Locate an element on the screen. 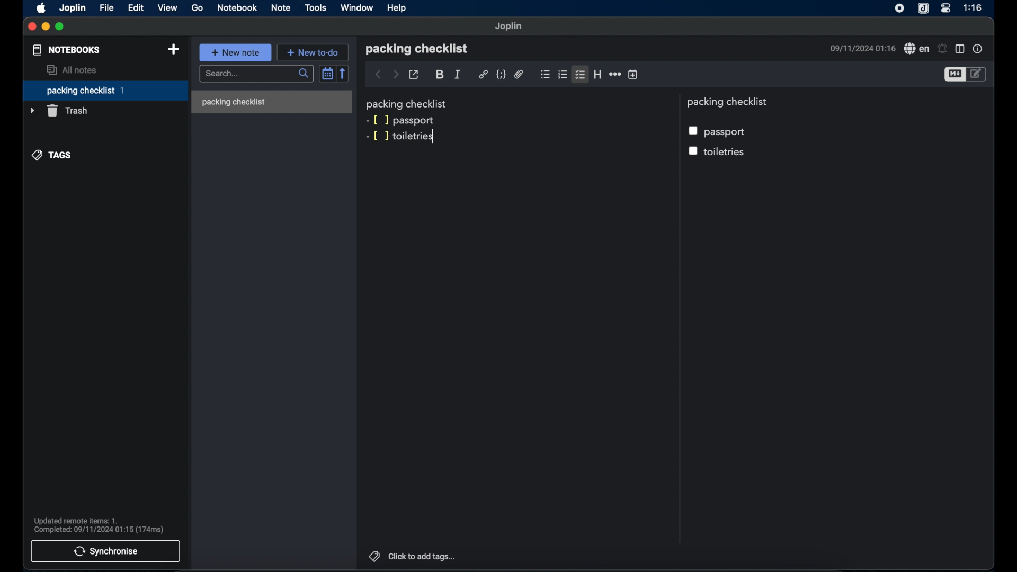  toggle editor layout is located at coordinates (960, 48).